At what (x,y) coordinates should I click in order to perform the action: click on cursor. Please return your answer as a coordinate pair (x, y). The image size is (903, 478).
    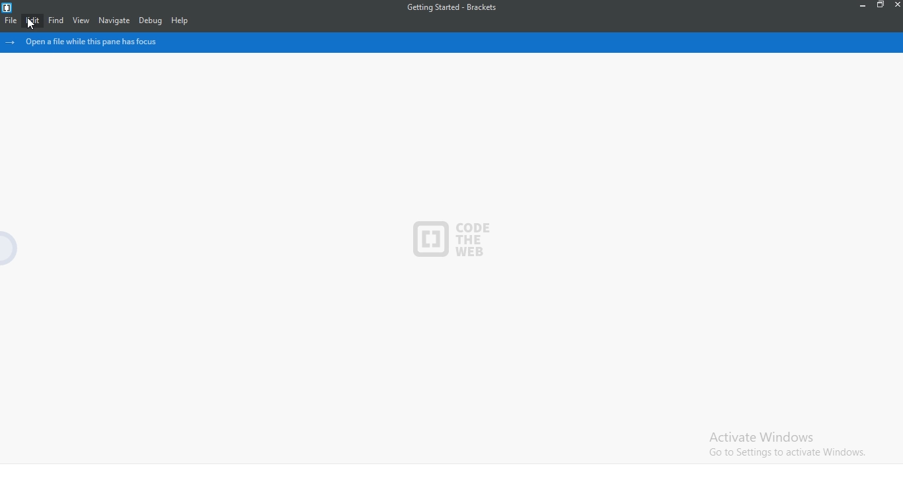
    Looking at the image, I should click on (32, 24).